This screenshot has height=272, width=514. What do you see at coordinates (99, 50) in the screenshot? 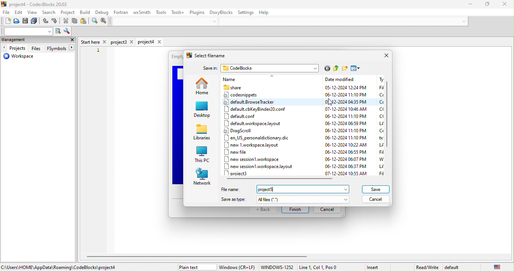
I see `1` at bounding box center [99, 50].